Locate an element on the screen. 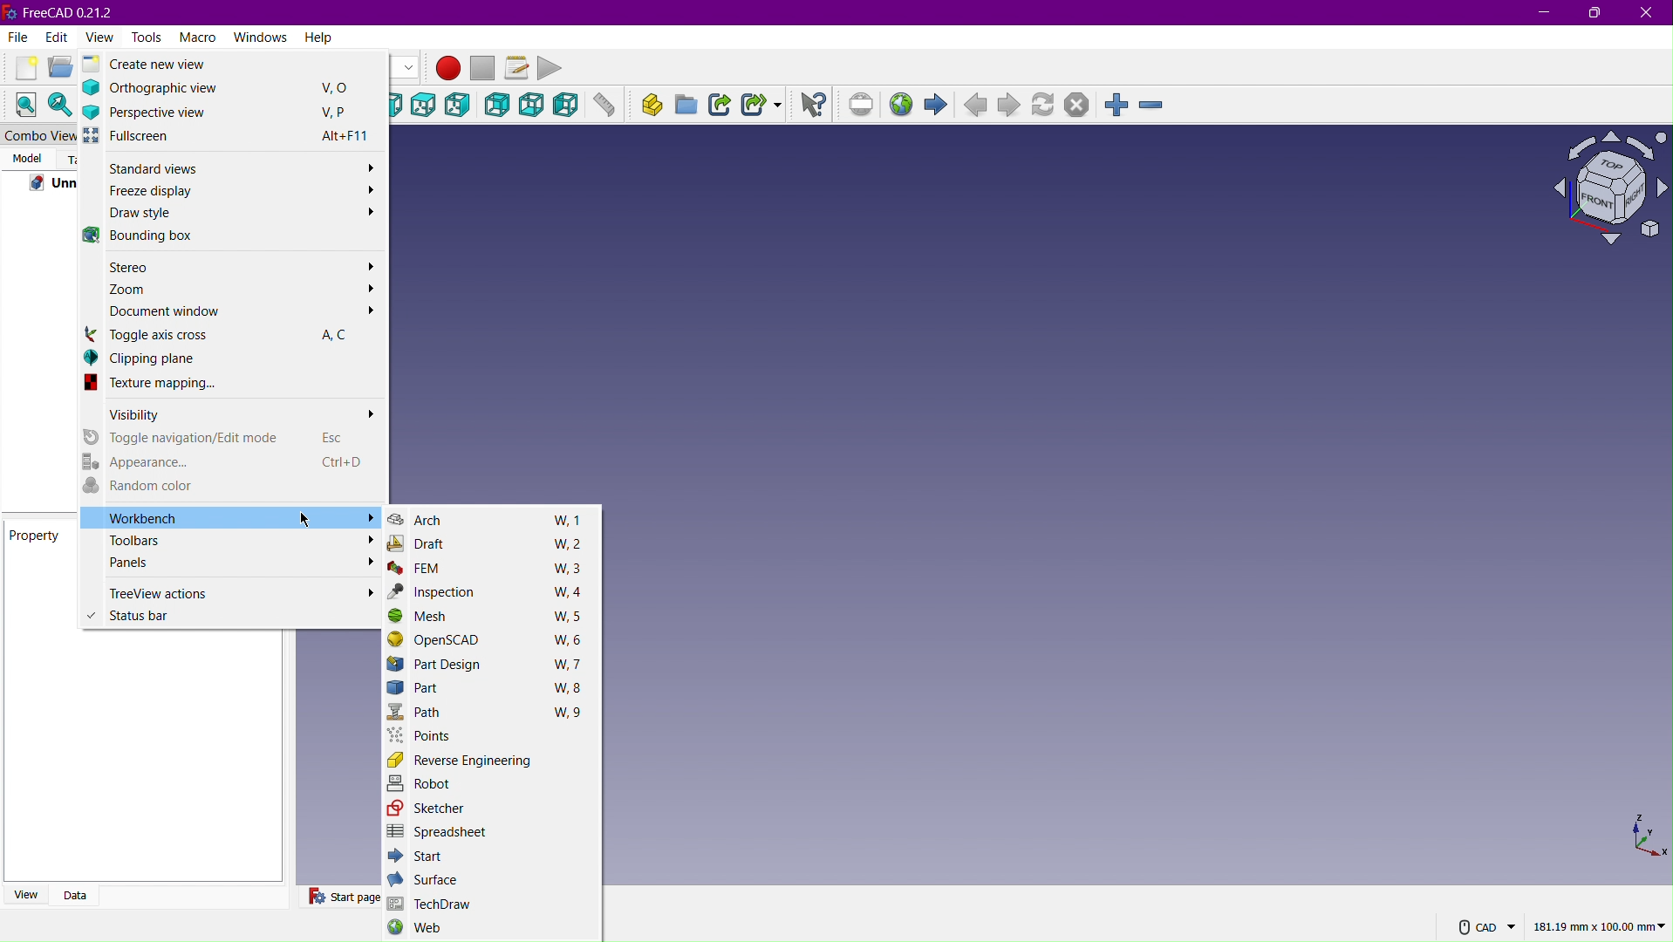  Macro Recording is located at coordinates (446, 69).